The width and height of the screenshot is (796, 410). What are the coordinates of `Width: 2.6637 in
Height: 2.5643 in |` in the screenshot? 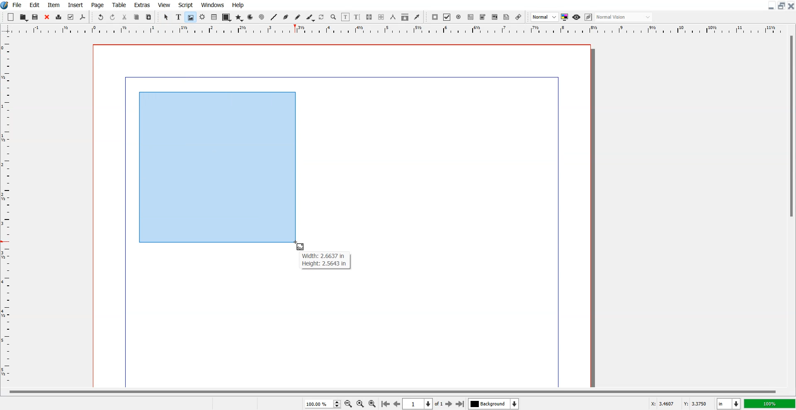 It's located at (325, 260).